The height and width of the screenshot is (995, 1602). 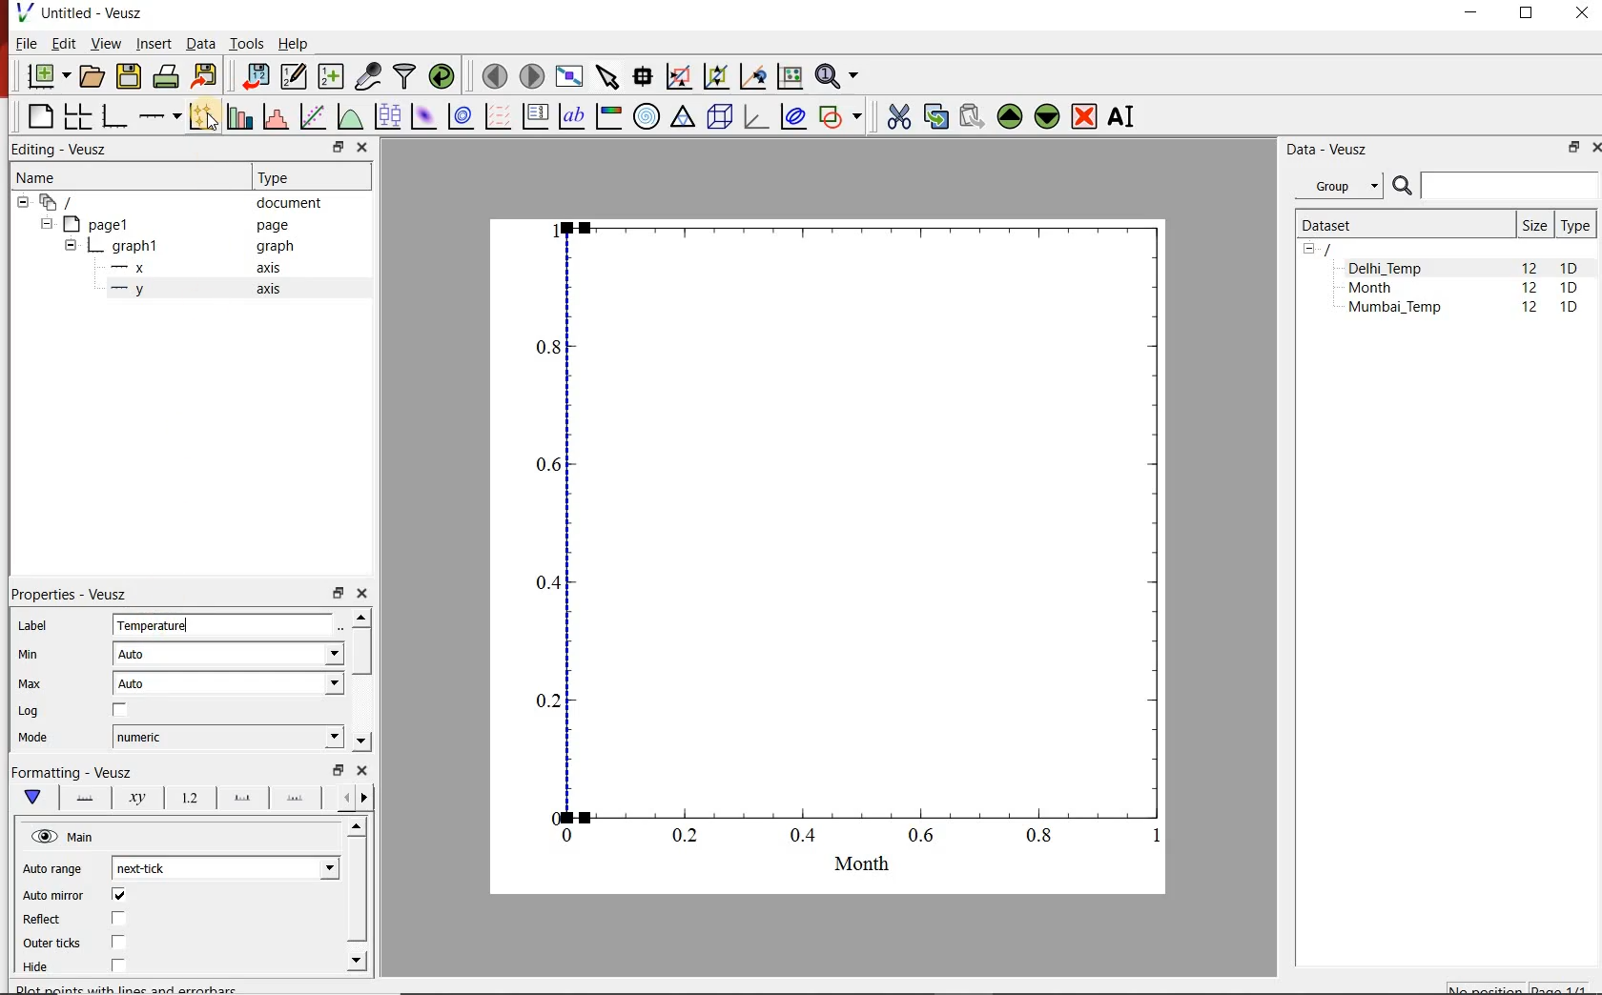 I want to click on Properties - Veusz, so click(x=66, y=595).